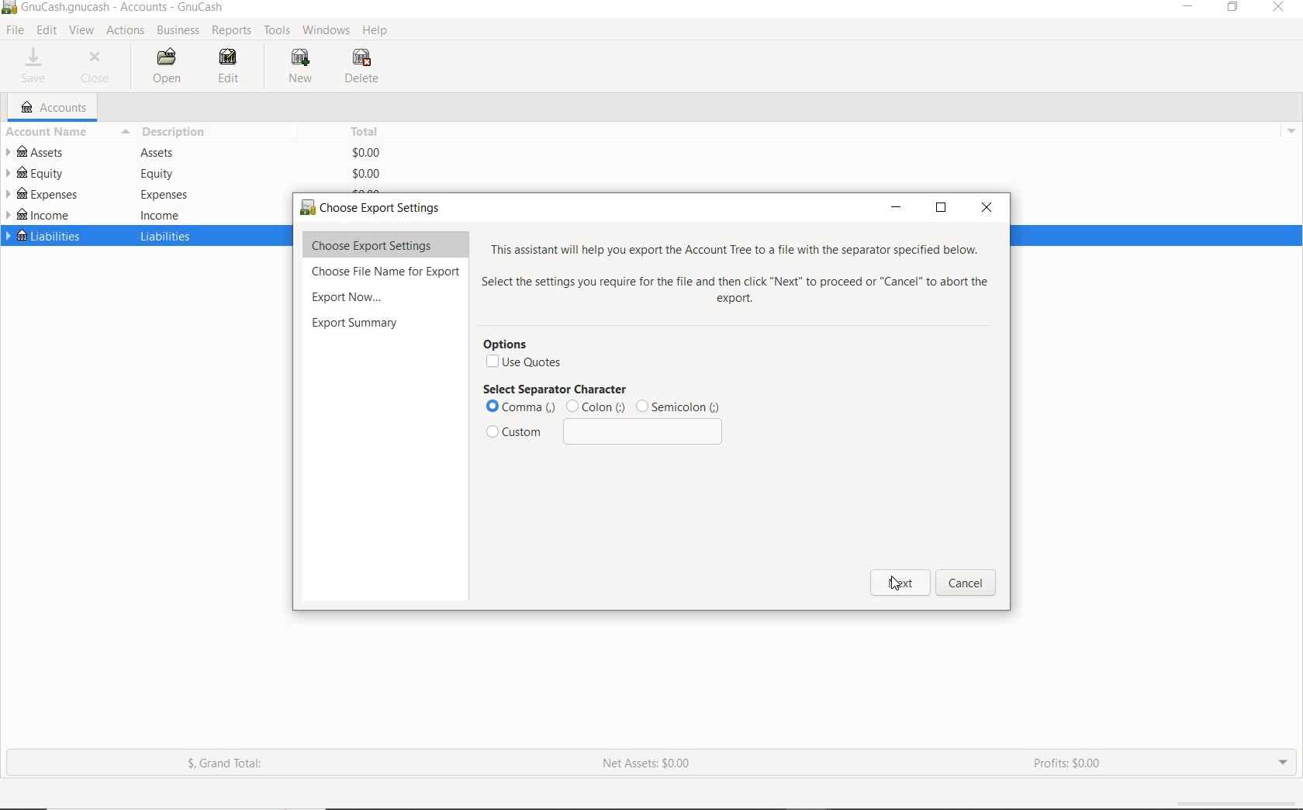 This screenshot has width=1303, height=810. What do you see at coordinates (46, 133) in the screenshot?
I see `ACCOUNT NAME` at bounding box center [46, 133].